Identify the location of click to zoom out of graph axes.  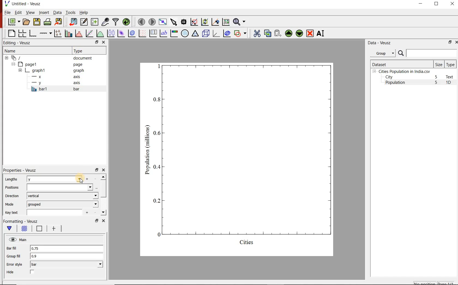
(204, 22).